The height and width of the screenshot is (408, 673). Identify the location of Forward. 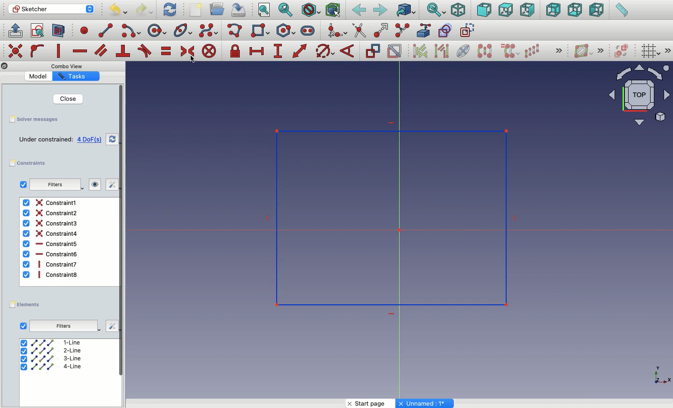
(380, 10).